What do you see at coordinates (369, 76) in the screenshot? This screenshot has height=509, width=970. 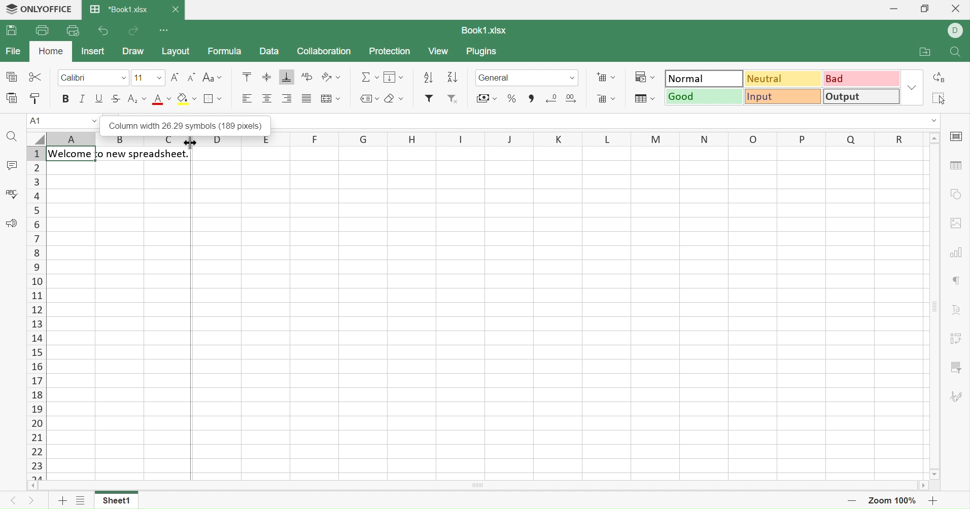 I see `Summation` at bounding box center [369, 76].